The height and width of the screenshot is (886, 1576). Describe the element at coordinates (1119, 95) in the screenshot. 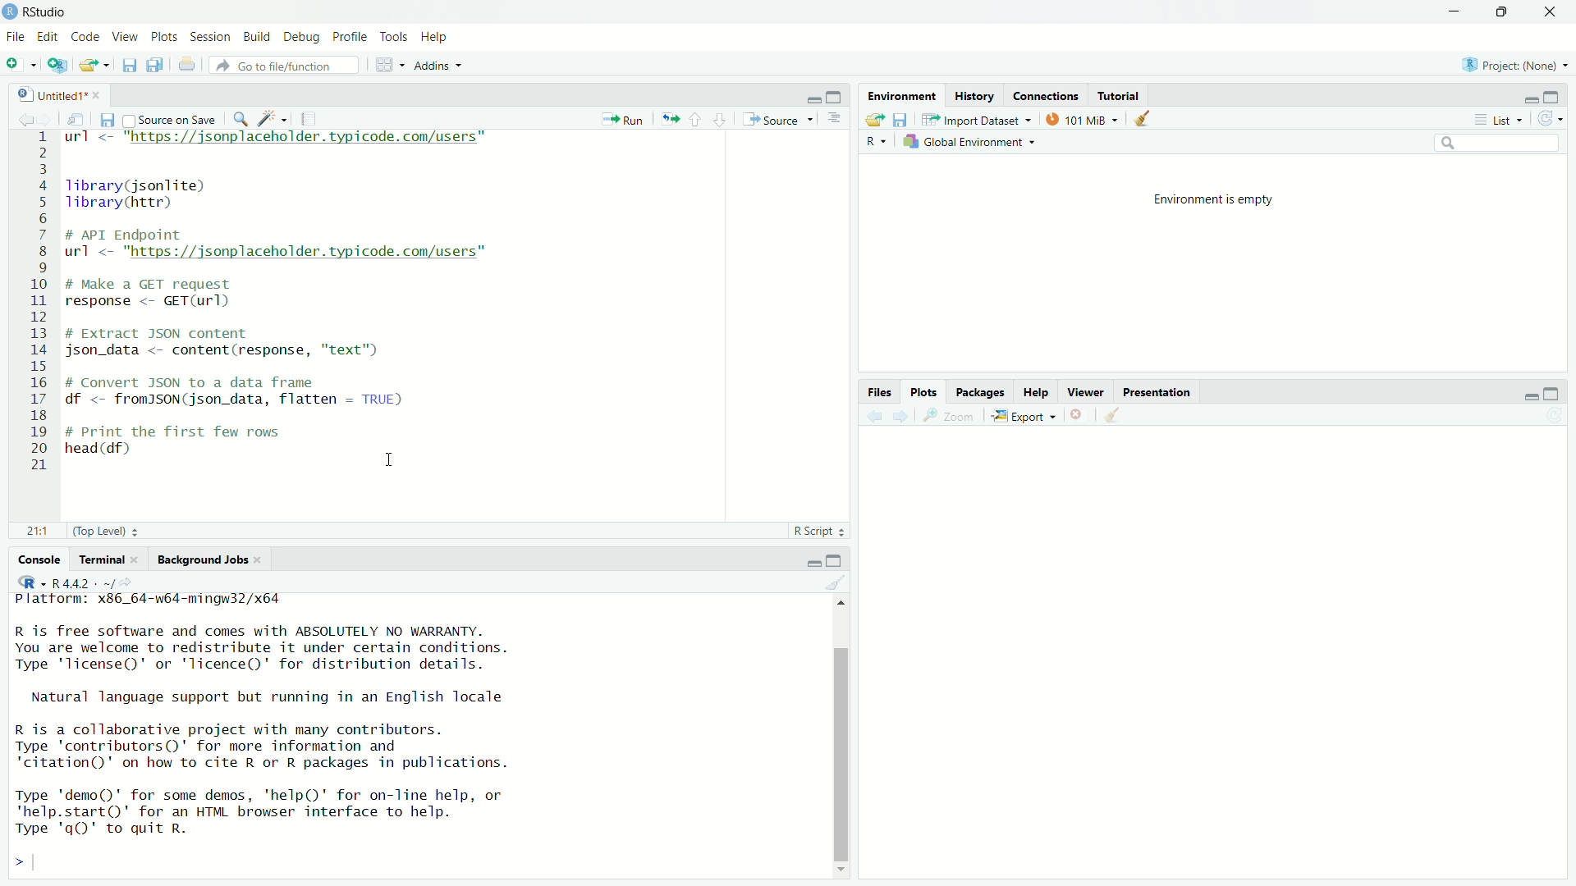

I see `Tutorial` at that location.